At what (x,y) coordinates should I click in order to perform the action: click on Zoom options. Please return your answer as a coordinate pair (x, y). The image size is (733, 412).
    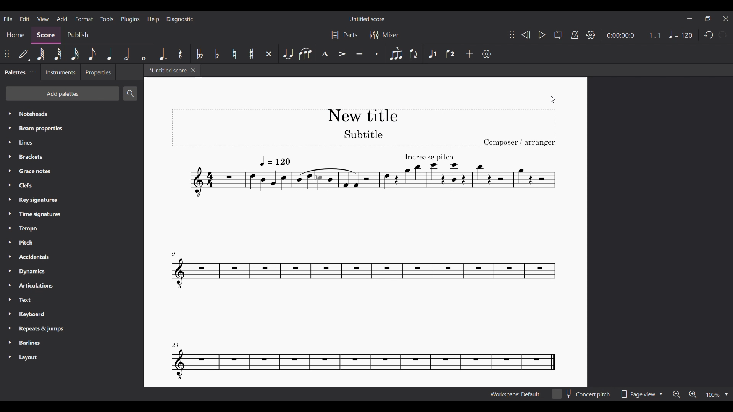
    Looking at the image, I should click on (717, 394).